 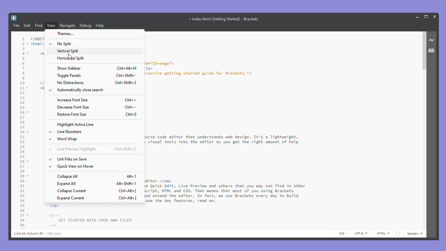 What do you see at coordinates (97, 198) in the screenshot?
I see `Expand current` at bounding box center [97, 198].